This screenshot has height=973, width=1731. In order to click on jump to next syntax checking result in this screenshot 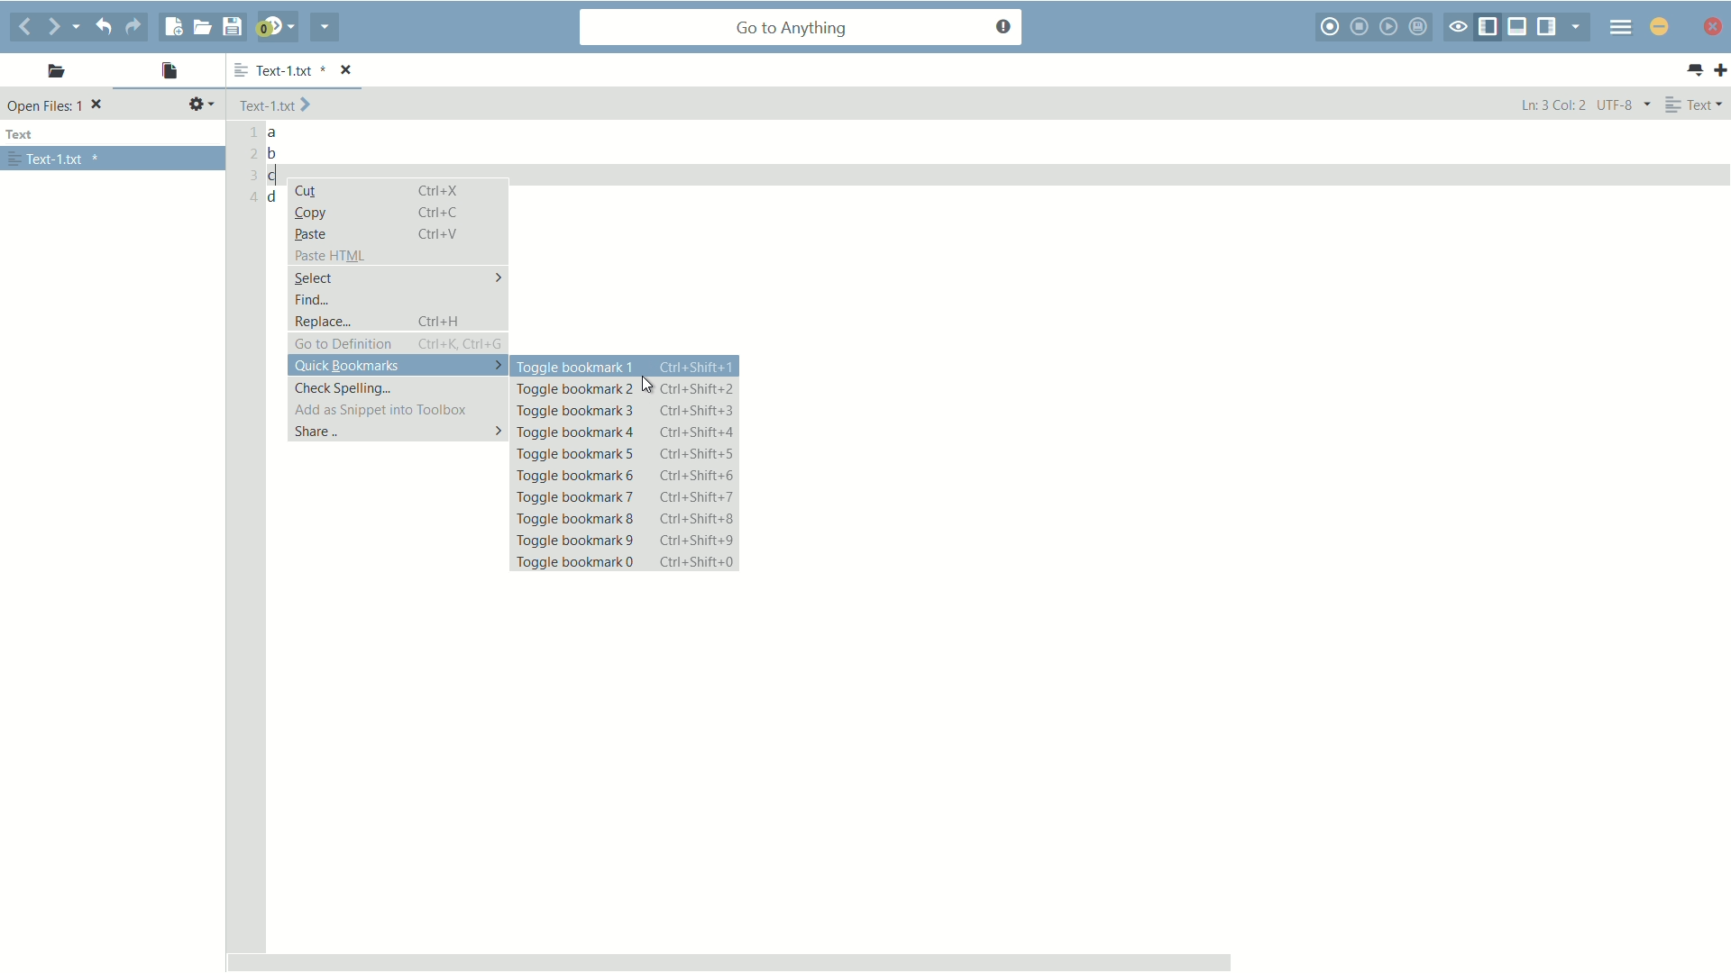, I will do `click(275, 27)`.